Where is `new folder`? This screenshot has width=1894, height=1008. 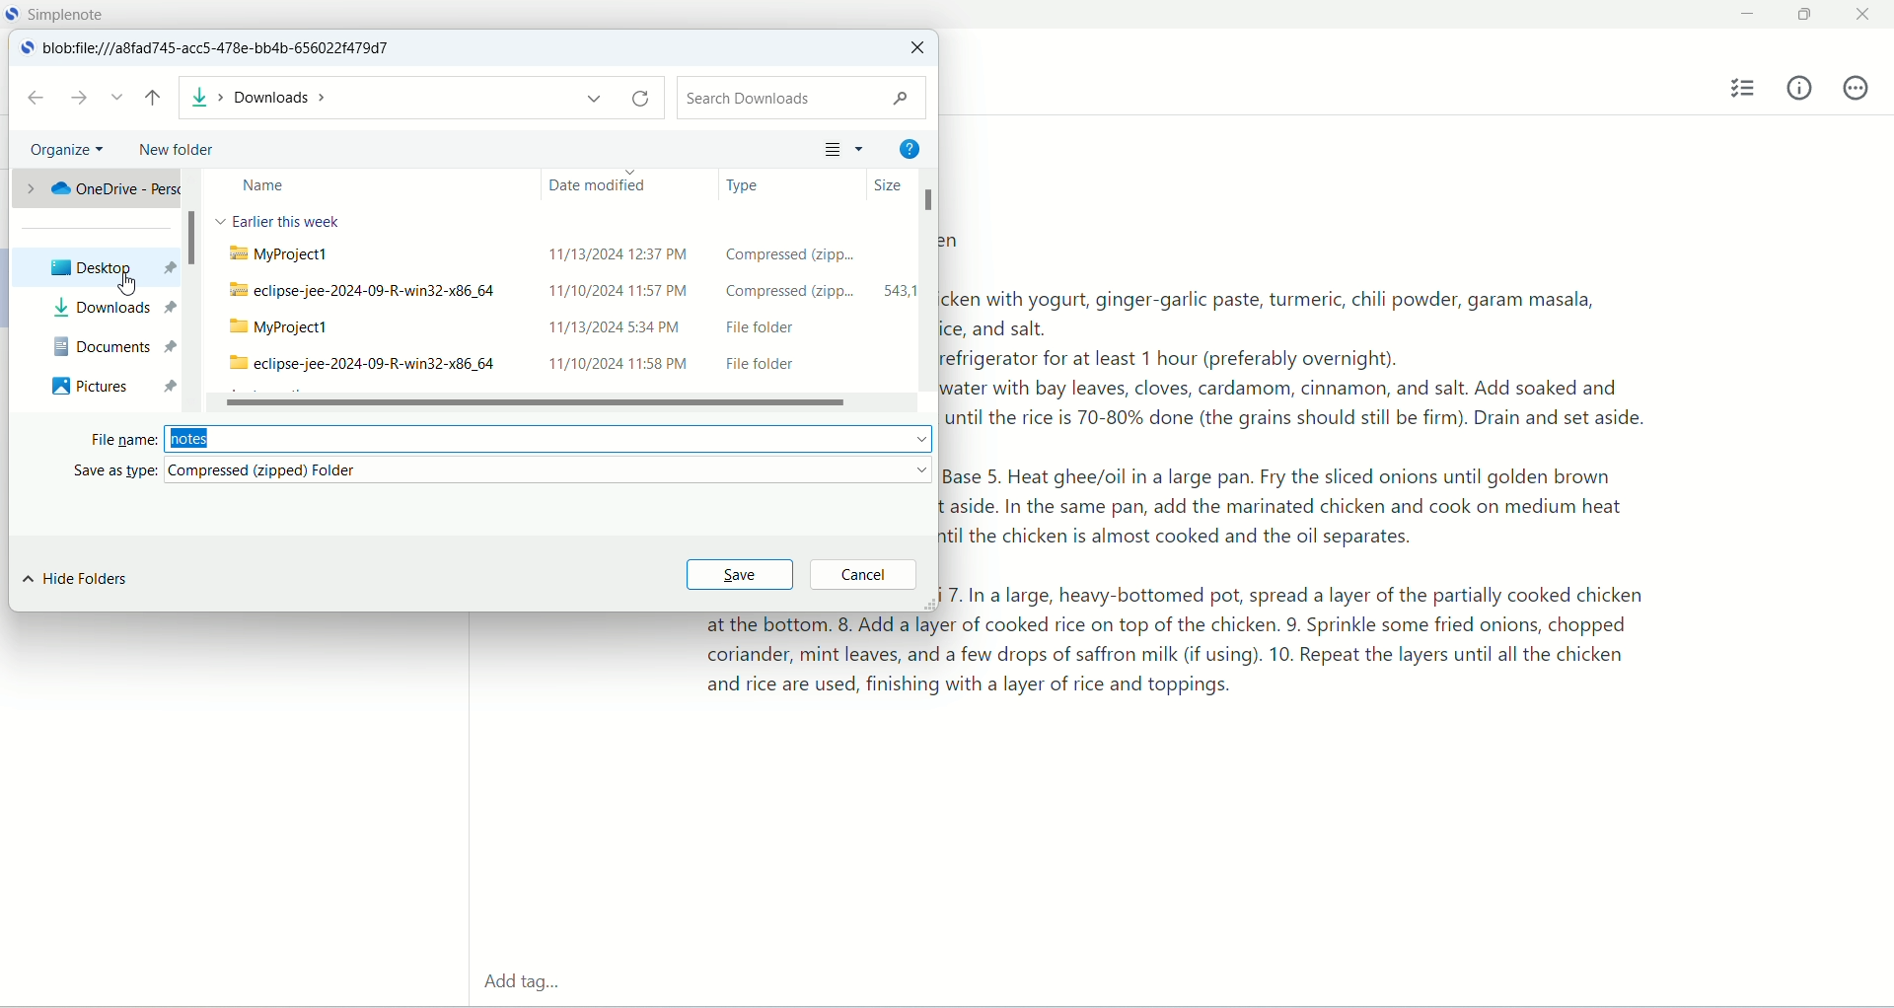 new folder is located at coordinates (168, 145).